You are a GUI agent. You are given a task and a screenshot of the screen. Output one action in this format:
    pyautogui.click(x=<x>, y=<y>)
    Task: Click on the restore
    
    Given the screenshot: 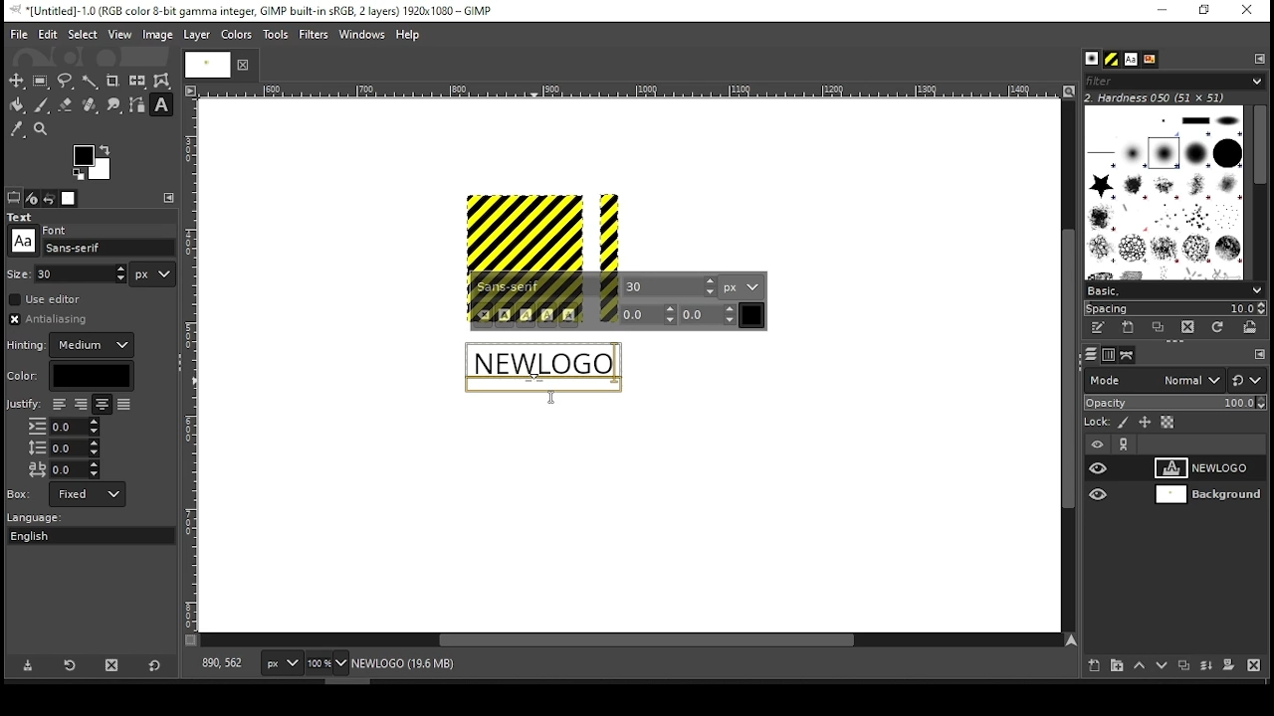 What is the action you would take?
    pyautogui.click(x=1206, y=11)
    